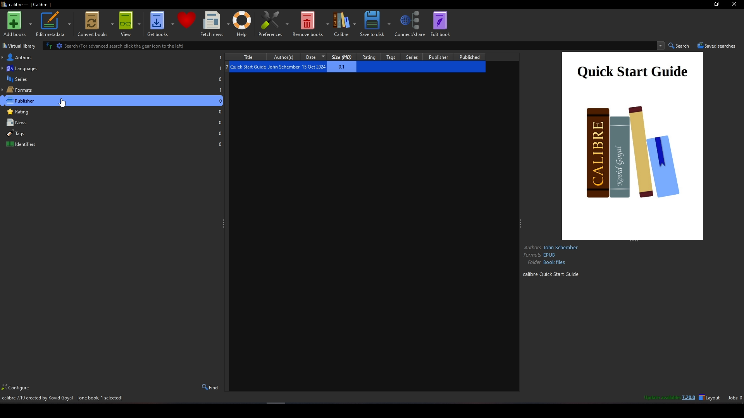 The width and height of the screenshot is (744, 418). Describe the element at coordinates (300, 67) in the screenshot. I see `Quick start guide Jhon Schremer 15 Oct 2024` at that location.